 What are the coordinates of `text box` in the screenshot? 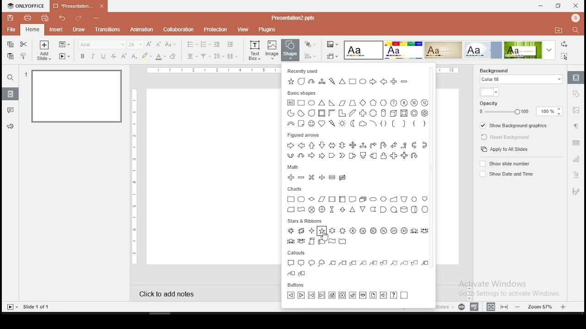 It's located at (254, 50).